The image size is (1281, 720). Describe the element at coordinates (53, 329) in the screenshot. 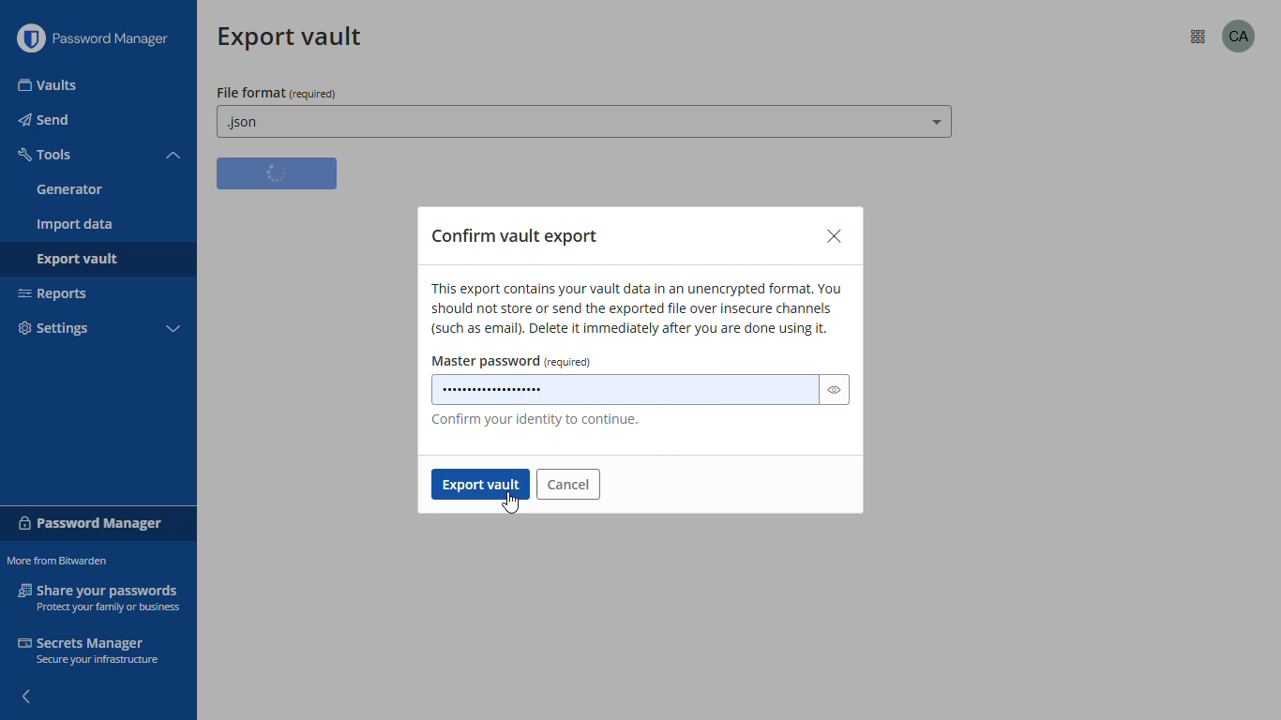

I see `settings` at that location.